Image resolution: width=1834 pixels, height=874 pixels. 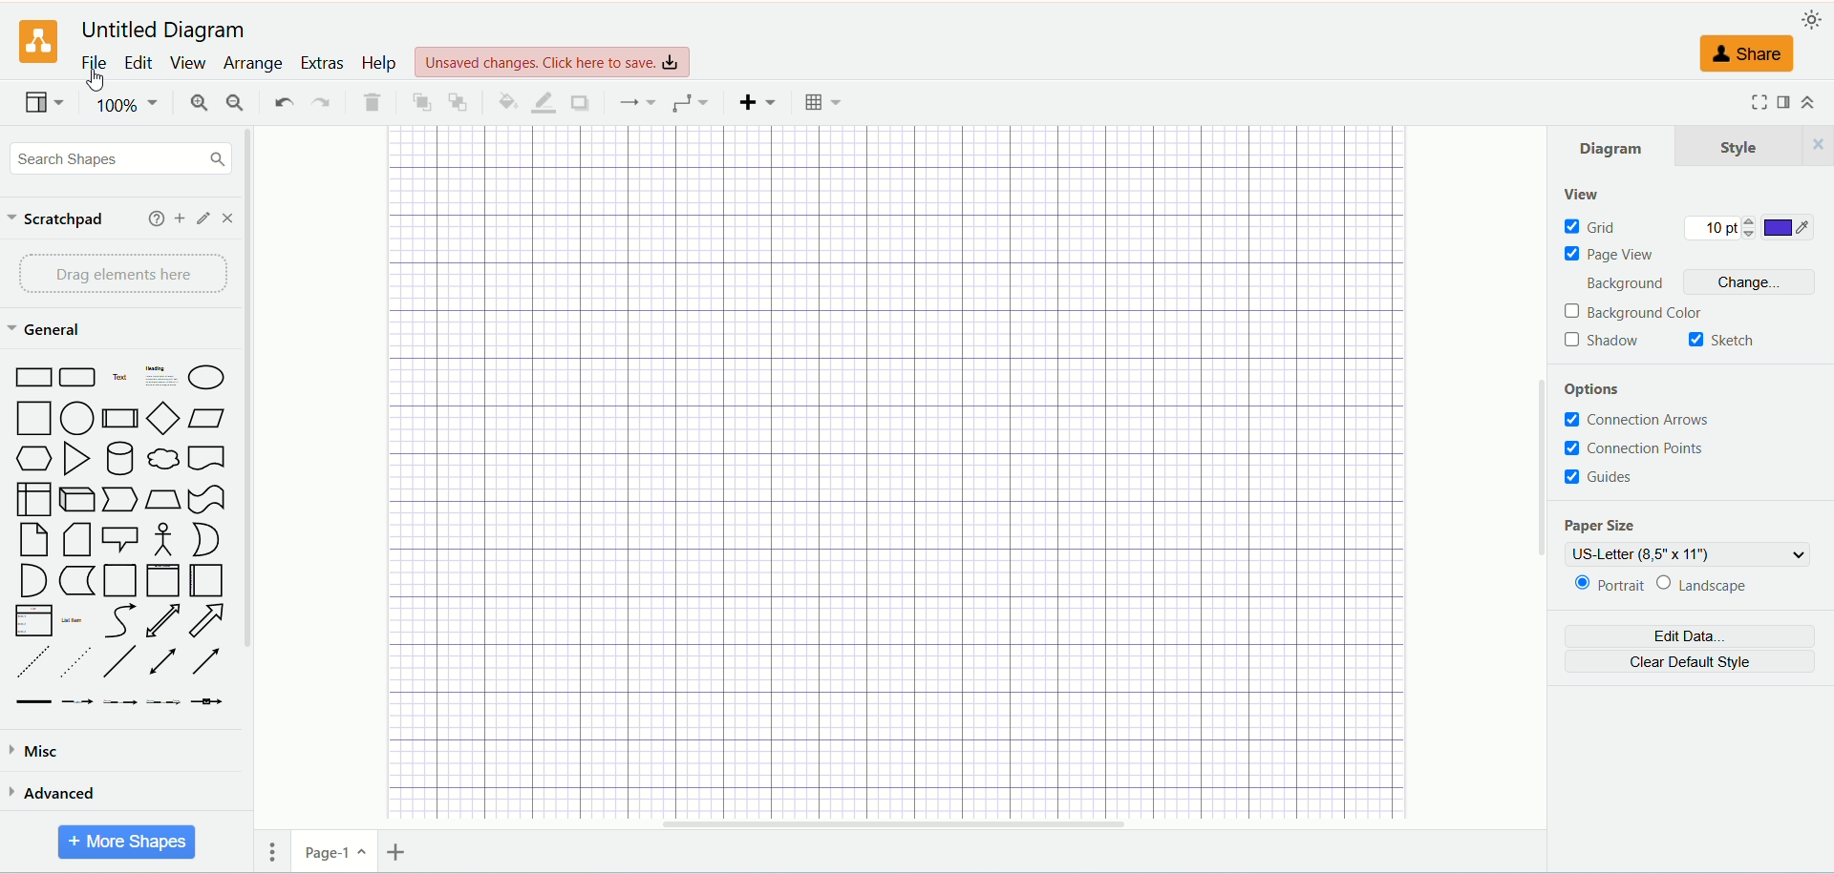 I want to click on style, so click(x=1756, y=145).